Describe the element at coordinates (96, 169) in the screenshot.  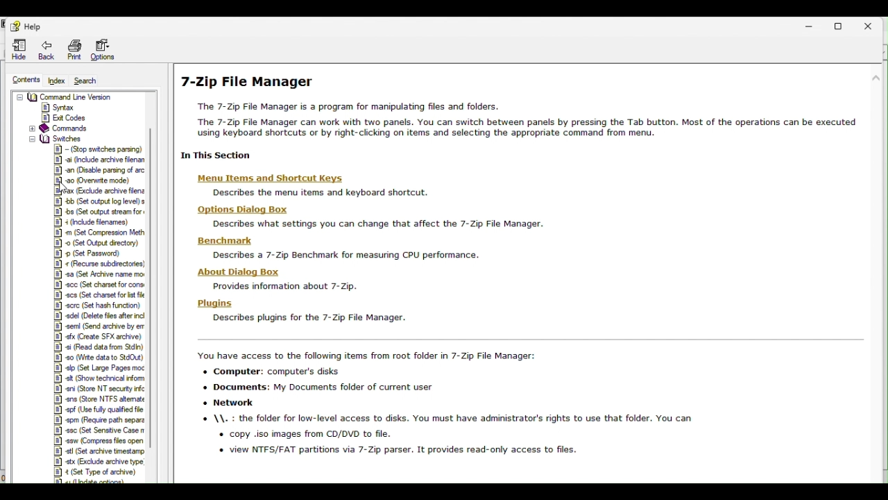
I see `#) an (Disable parsing of arc` at that location.